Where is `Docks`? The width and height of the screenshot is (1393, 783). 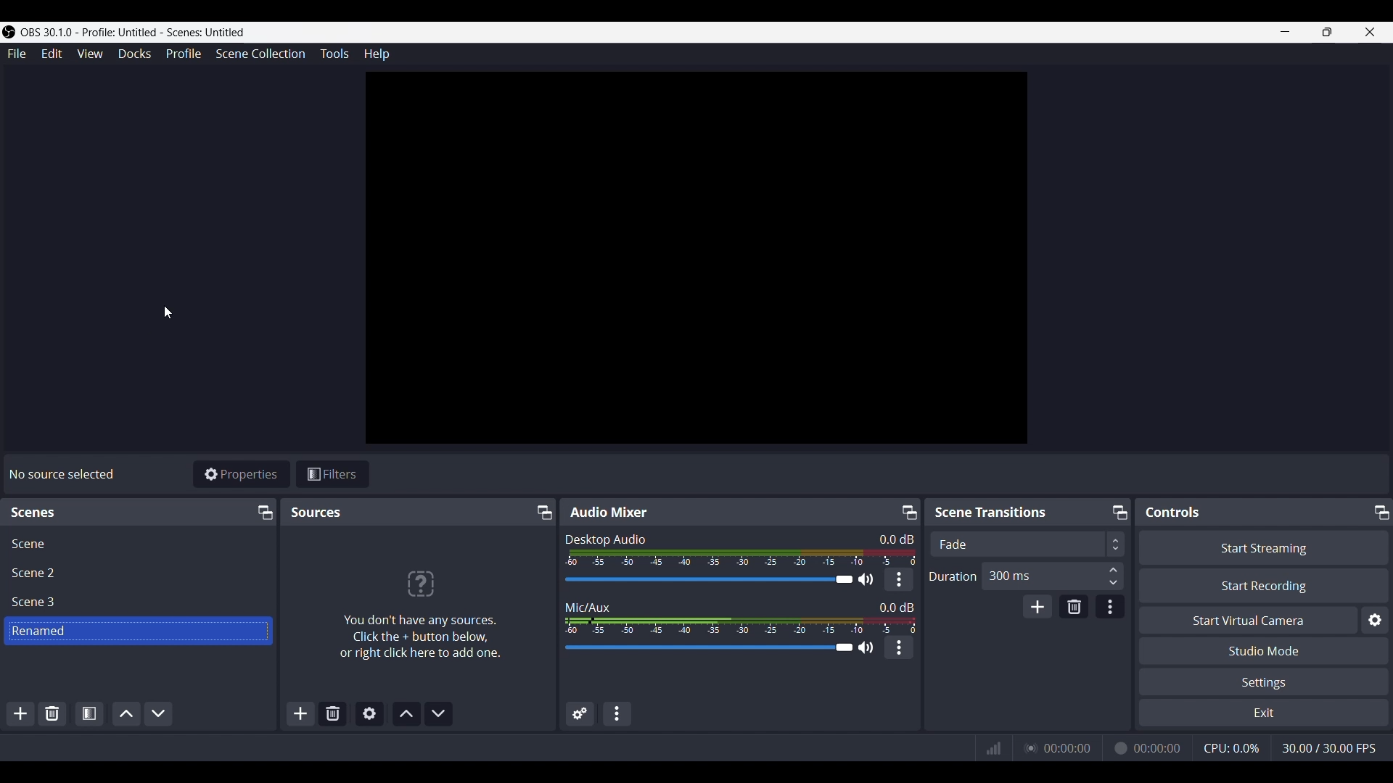 Docks is located at coordinates (135, 54).